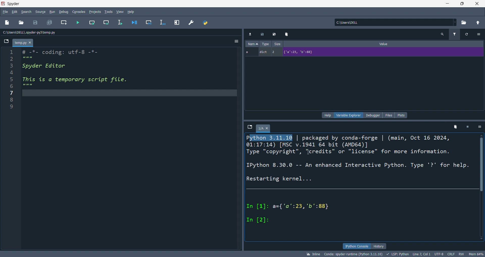 The width and height of the screenshot is (485, 257). Describe the element at coordinates (379, 246) in the screenshot. I see `history` at that location.